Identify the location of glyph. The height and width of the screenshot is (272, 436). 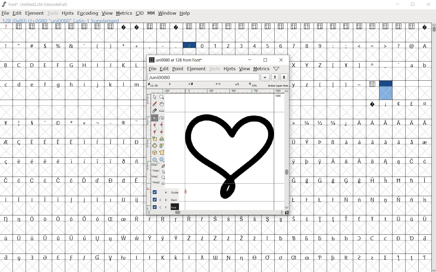
(333, 219).